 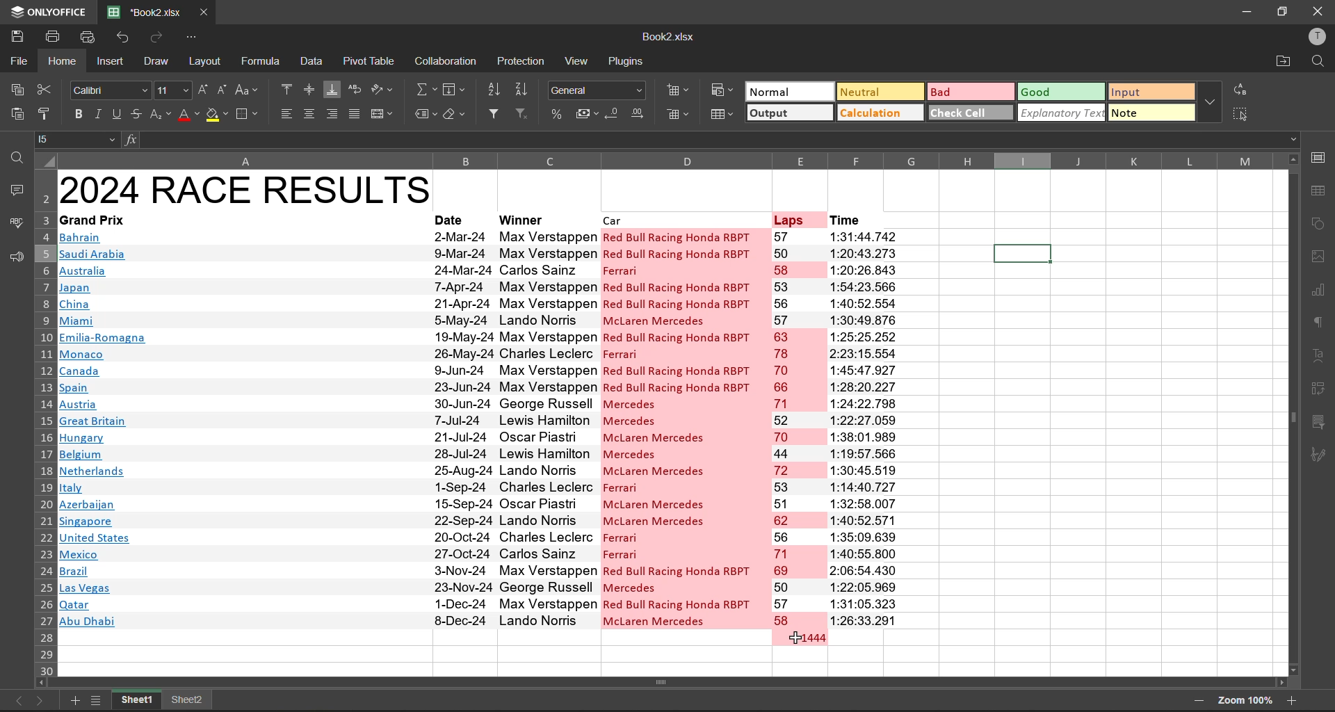 I want to click on align right, so click(x=334, y=115).